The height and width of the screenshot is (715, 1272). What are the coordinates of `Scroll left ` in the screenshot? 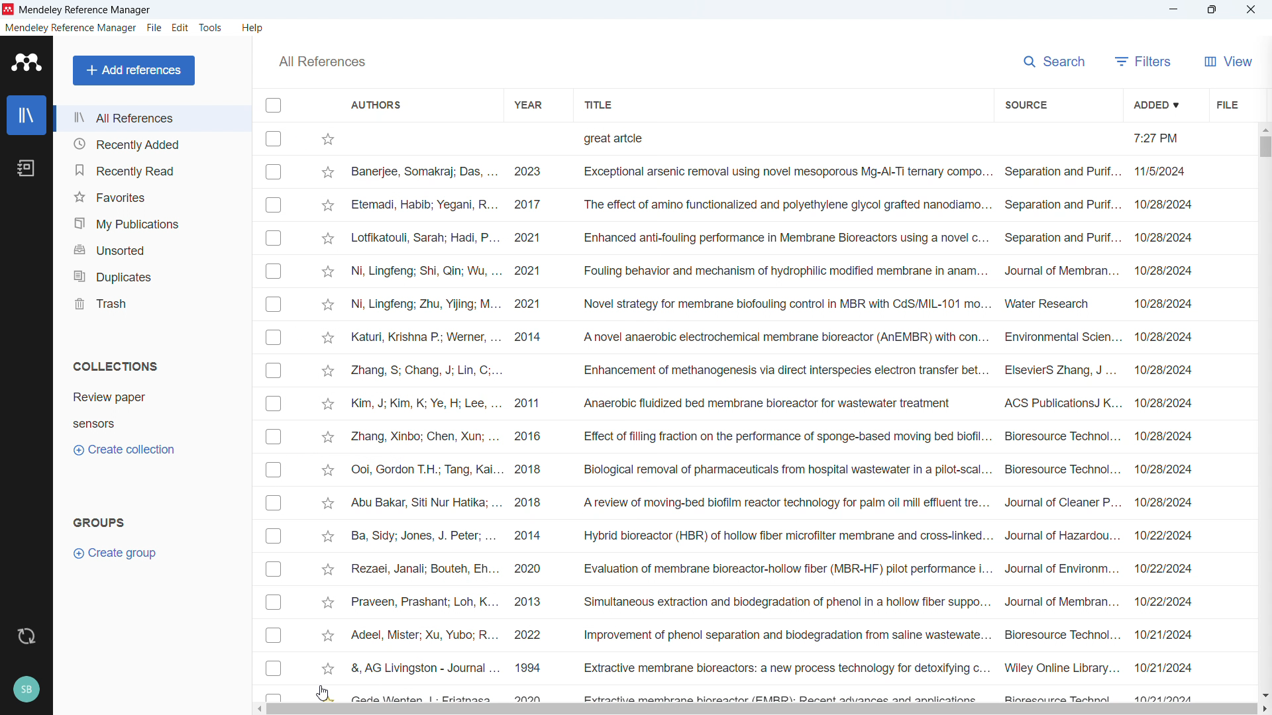 It's located at (258, 709).